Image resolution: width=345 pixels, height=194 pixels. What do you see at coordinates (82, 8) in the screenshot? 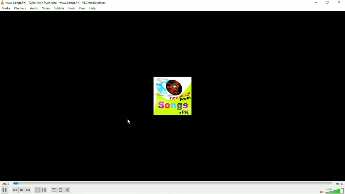
I see `View` at bounding box center [82, 8].